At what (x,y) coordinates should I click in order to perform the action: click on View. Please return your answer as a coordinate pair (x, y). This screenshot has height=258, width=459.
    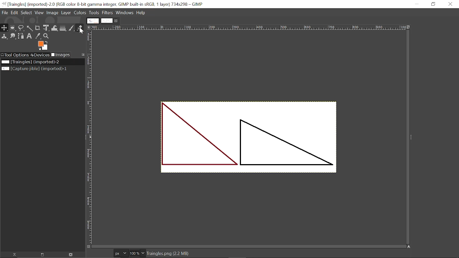
    Looking at the image, I should click on (39, 13).